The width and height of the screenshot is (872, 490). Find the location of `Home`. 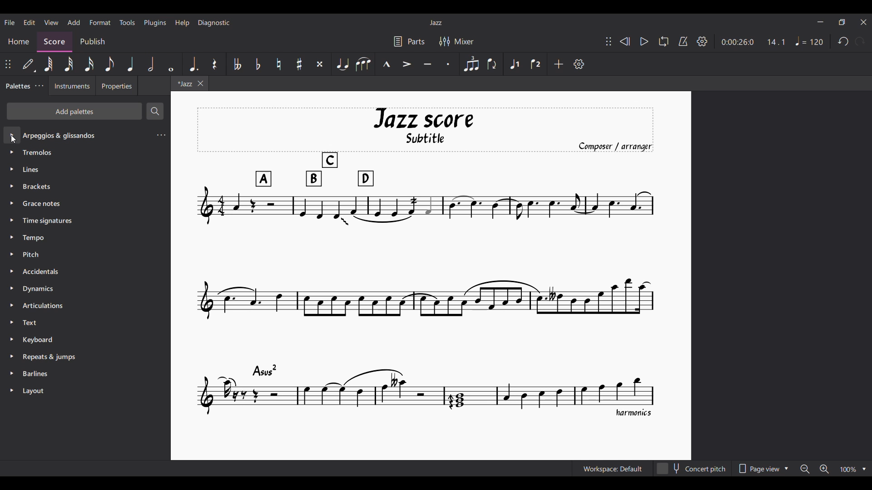

Home is located at coordinates (18, 41).